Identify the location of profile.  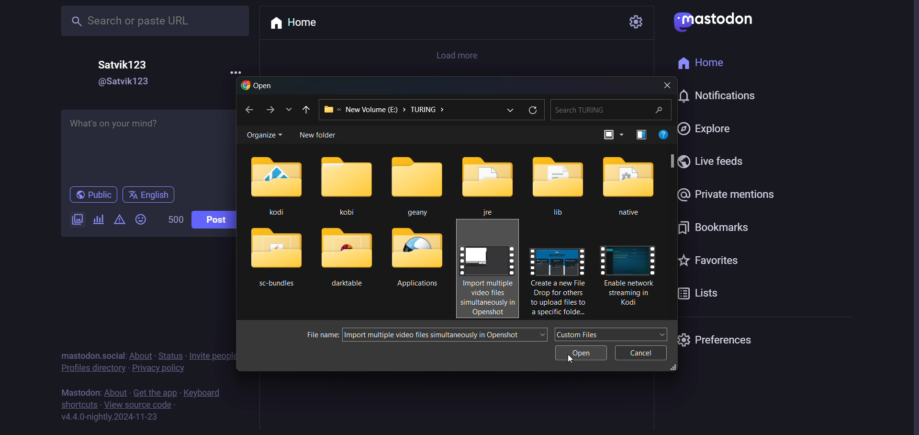
(89, 368).